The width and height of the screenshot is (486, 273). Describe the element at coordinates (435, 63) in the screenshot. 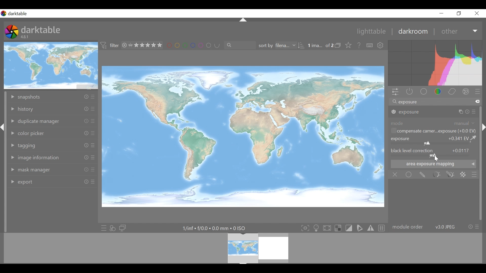

I see `histogram` at that location.